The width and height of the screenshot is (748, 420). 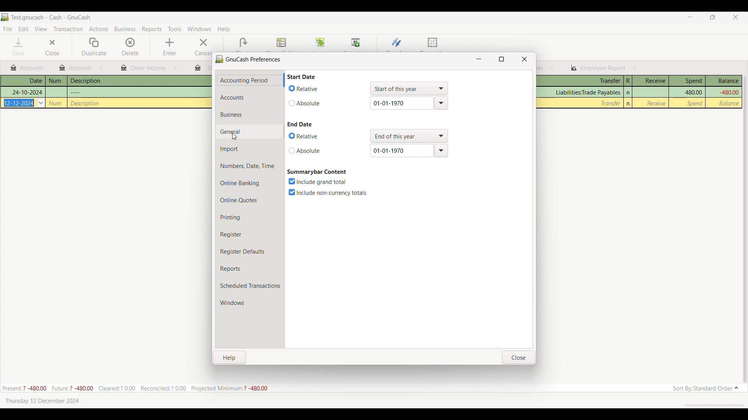 What do you see at coordinates (305, 103) in the screenshot?
I see `Toggle options that also indicate date settings` at bounding box center [305, 103].